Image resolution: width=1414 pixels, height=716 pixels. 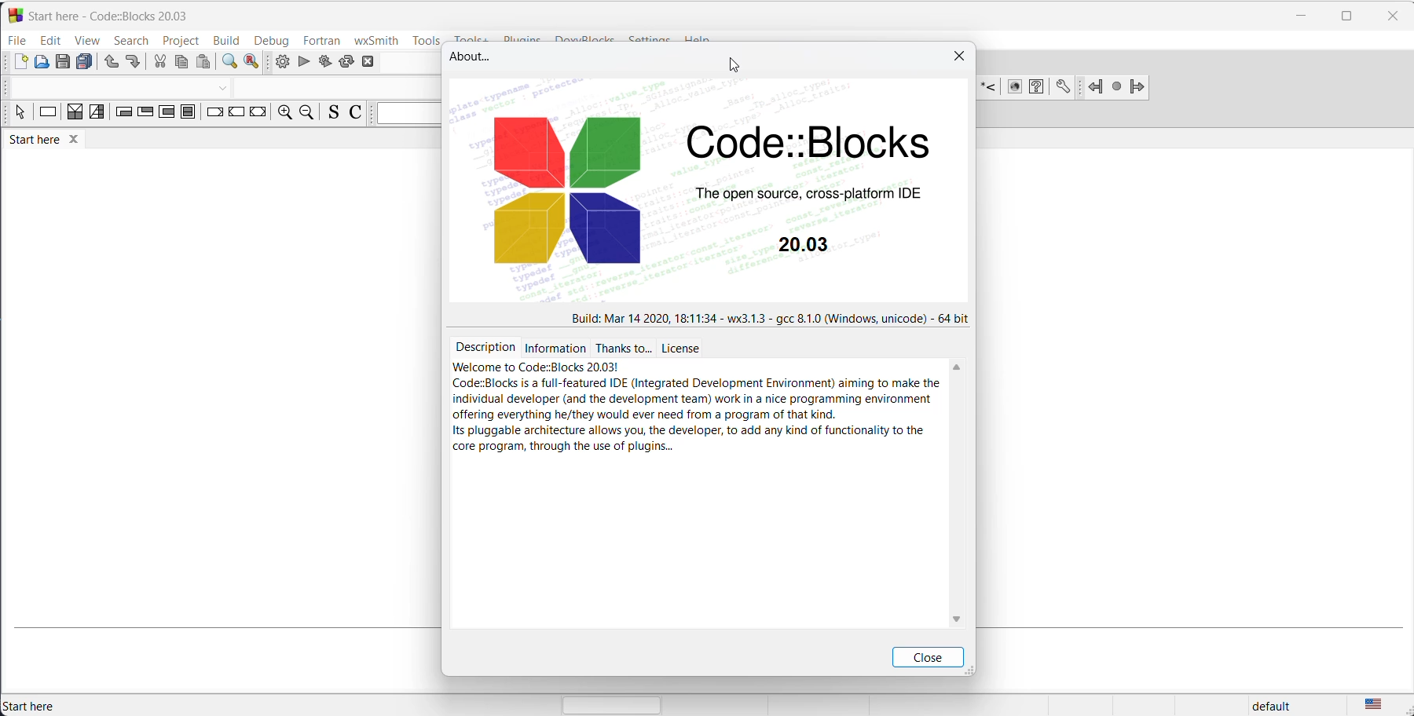 I want to click on close, so click(x=927, y=658).